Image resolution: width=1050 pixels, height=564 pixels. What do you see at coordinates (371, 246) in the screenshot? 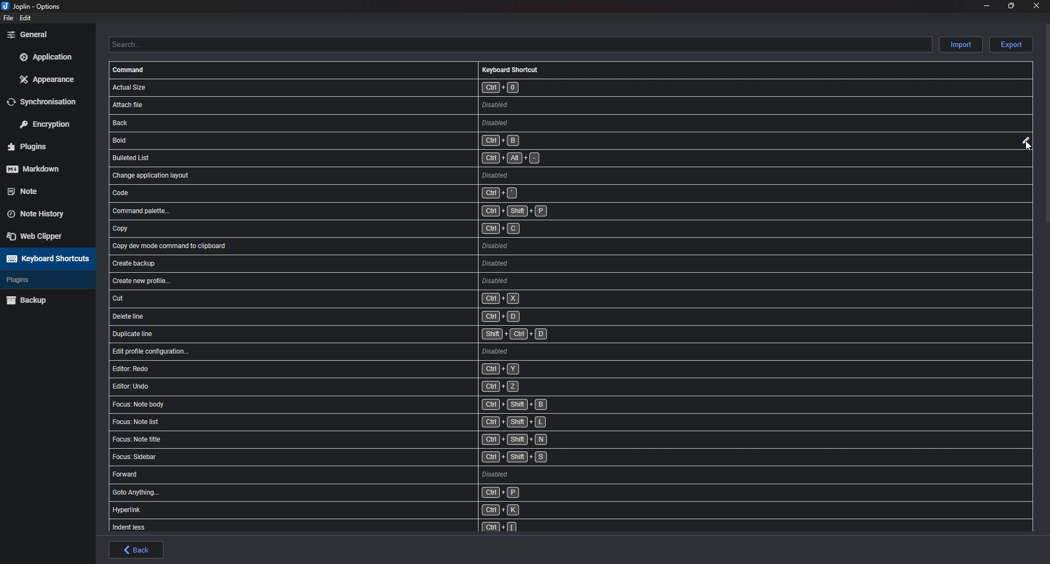
I see `shortcut` at bounding box center [371, 246].